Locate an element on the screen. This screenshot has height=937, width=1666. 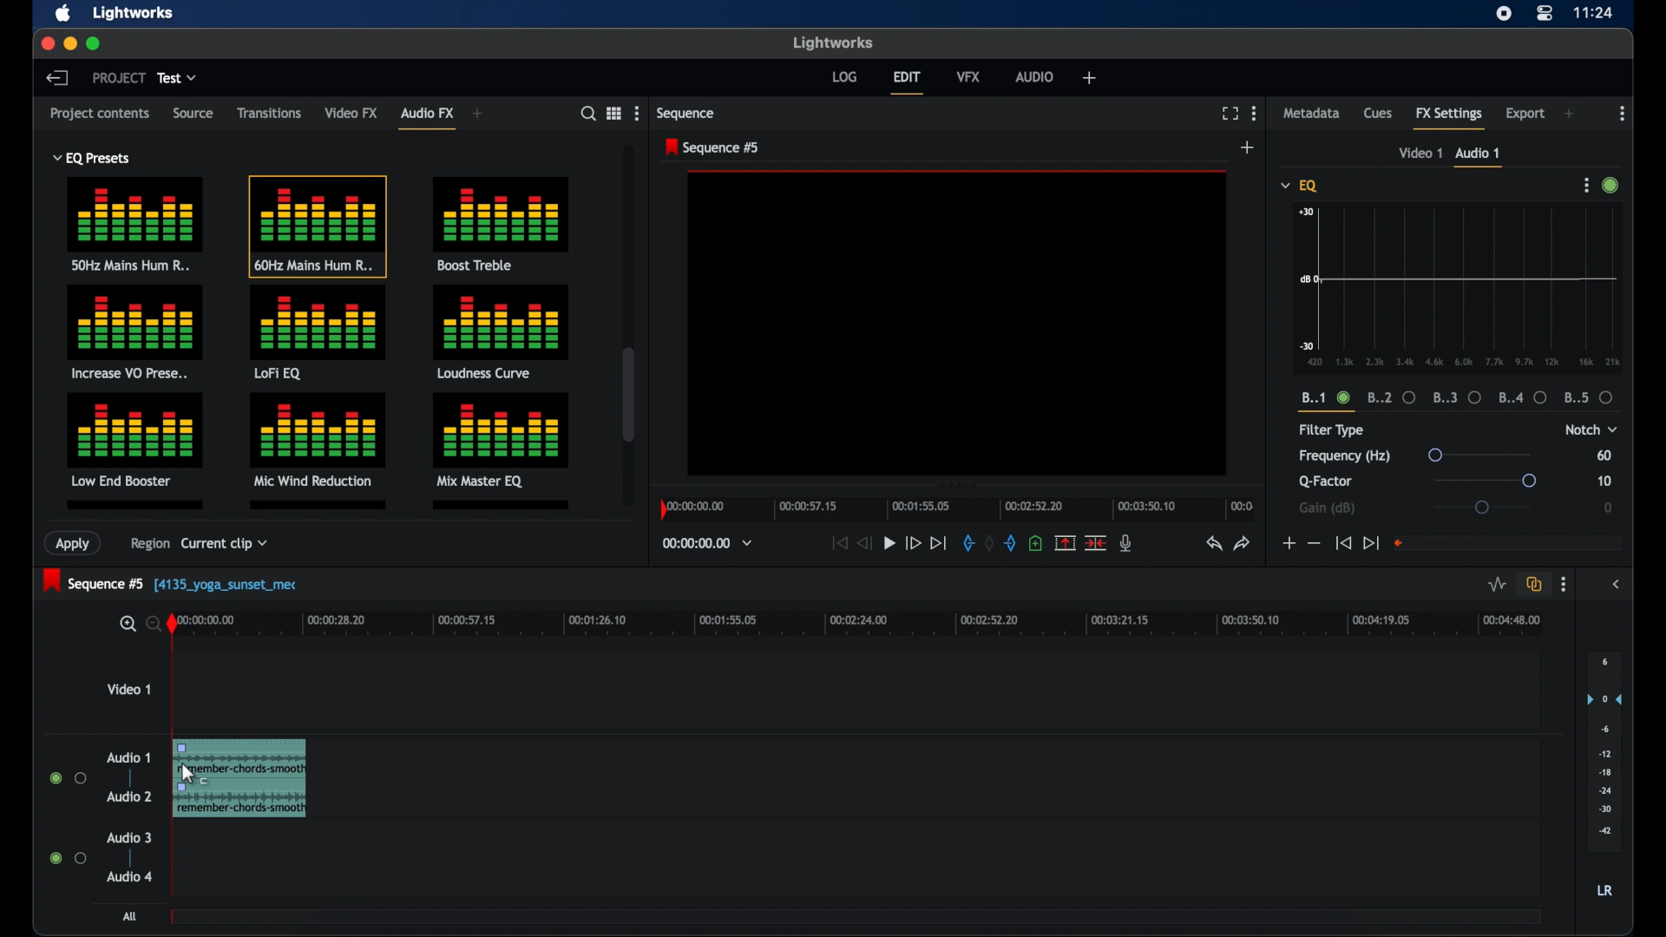
play is located at coordinates (889, 544).